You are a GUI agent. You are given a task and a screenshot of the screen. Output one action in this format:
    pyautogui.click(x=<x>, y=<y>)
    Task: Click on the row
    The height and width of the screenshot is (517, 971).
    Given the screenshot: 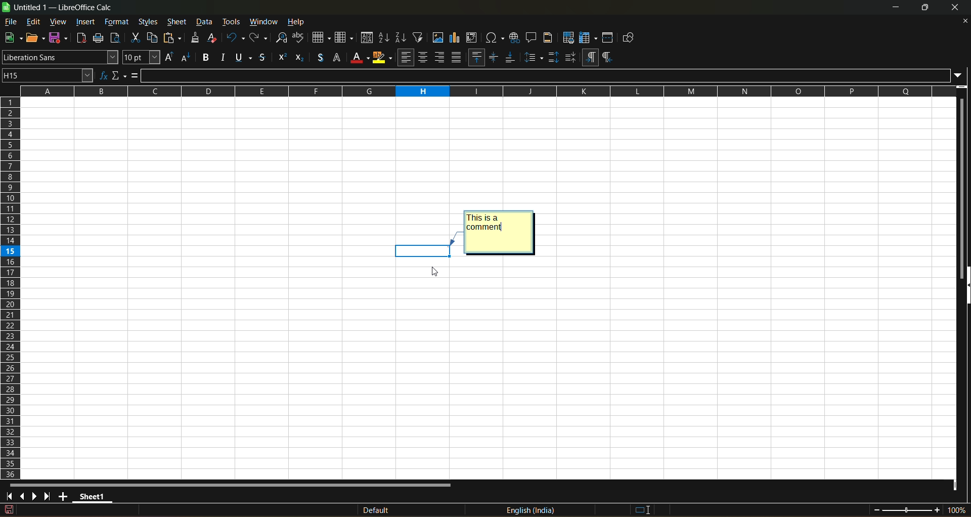 What is the action you would take?
    pyautogui.click(x=322, y=36)
    